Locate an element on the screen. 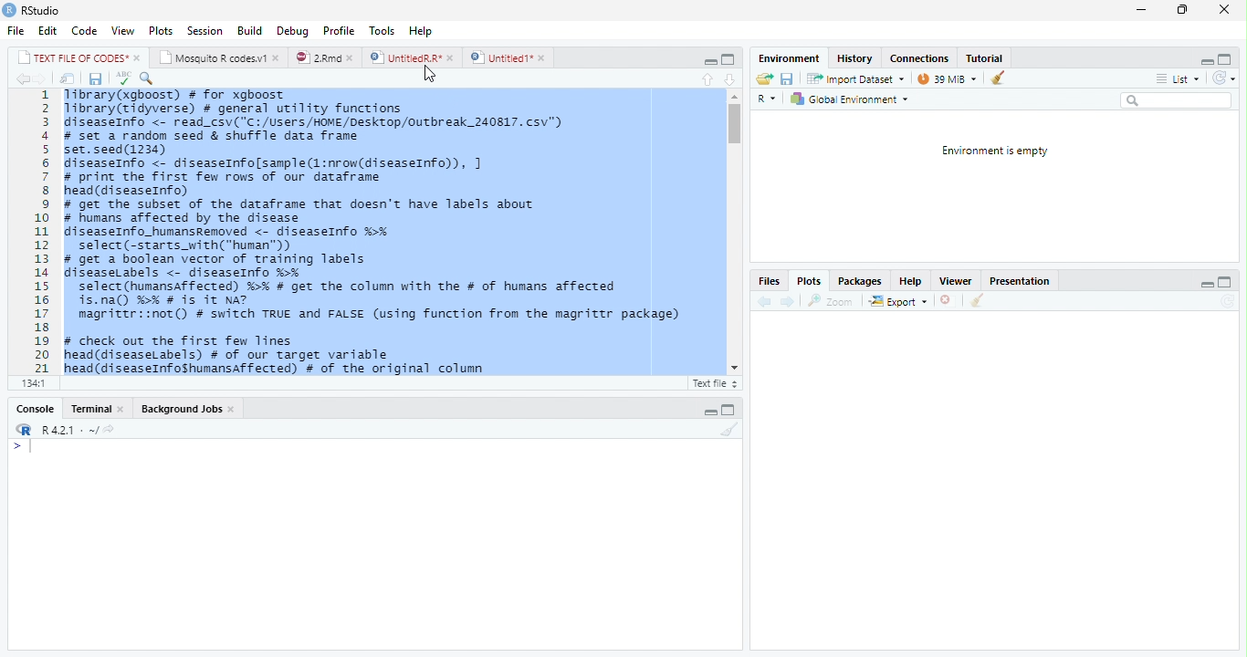 The width and height of the screenshot is (1247, 657). R is located at coordinates (22, 429).